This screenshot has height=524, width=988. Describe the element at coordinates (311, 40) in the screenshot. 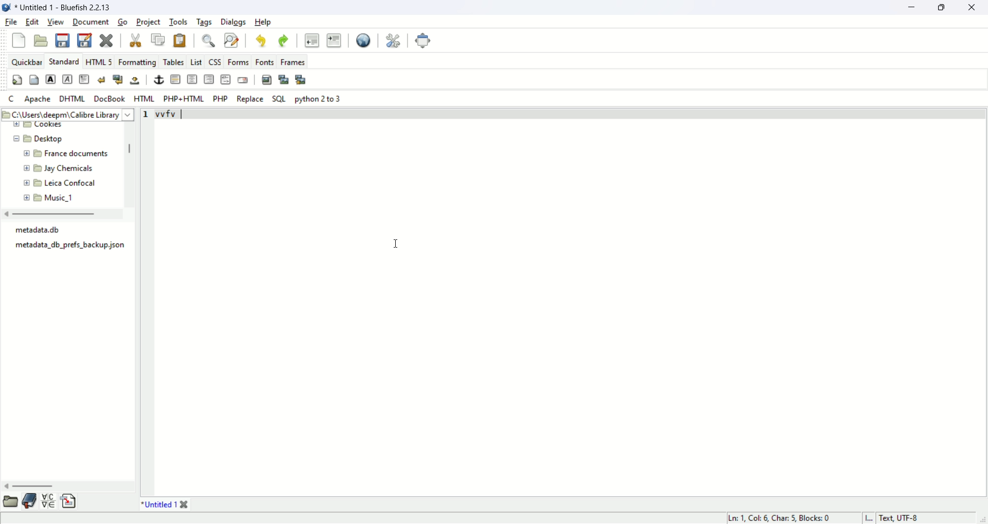

I see `unindent` at that location.